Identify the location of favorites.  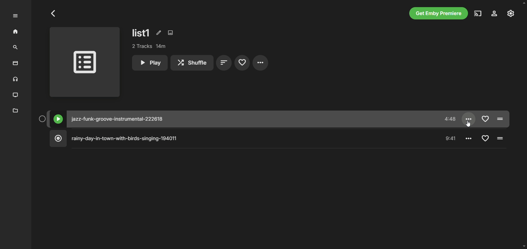
(242, 63).